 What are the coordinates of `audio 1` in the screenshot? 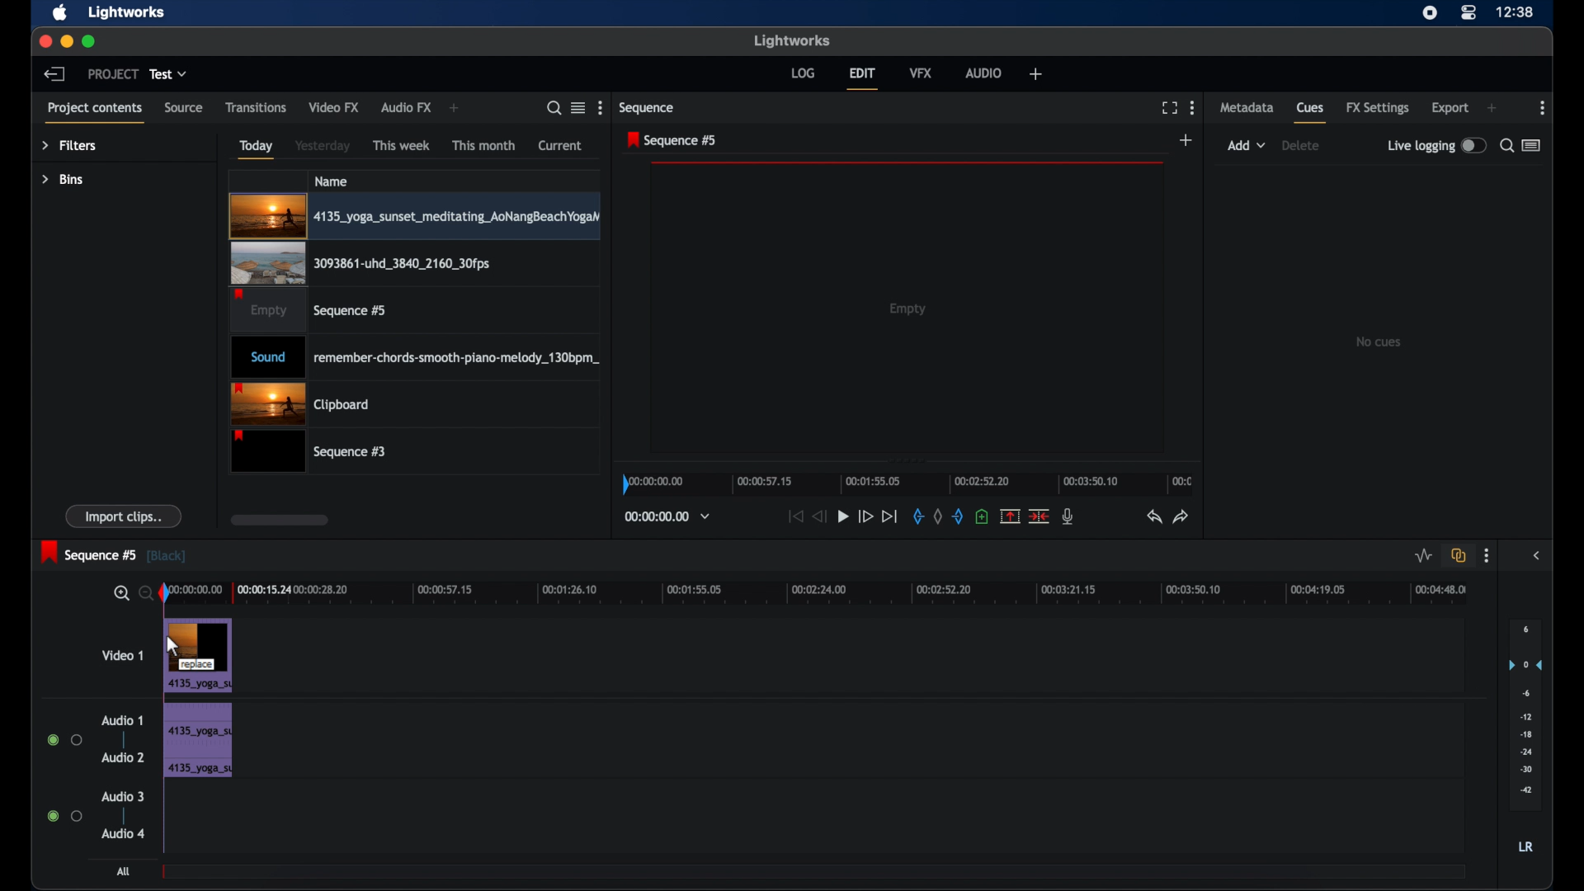 It's located at (120, 721).